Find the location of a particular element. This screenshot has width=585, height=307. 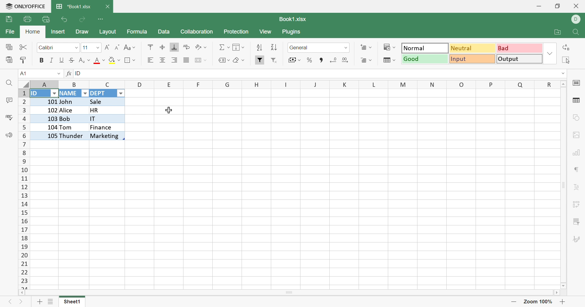

Data is located at coordinates (165, 32).